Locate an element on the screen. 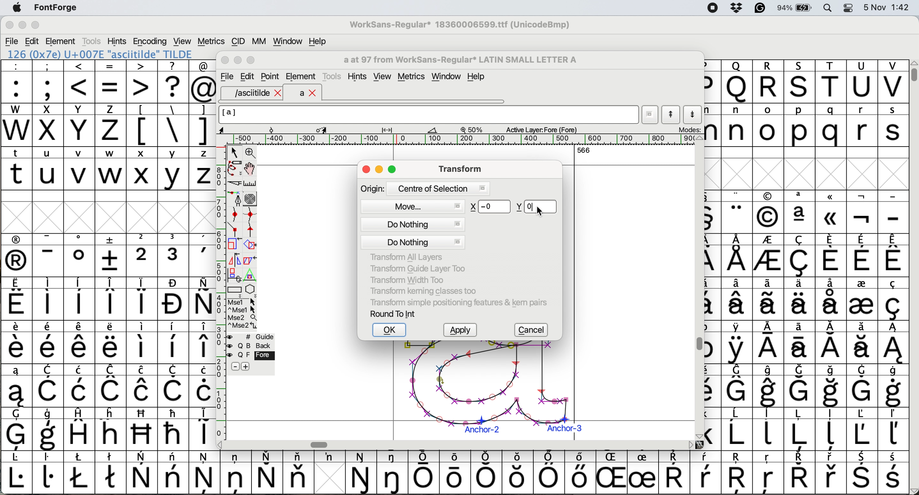 This screenshot has height=495, width=919. flip selection is located at coordinates (234, 259).